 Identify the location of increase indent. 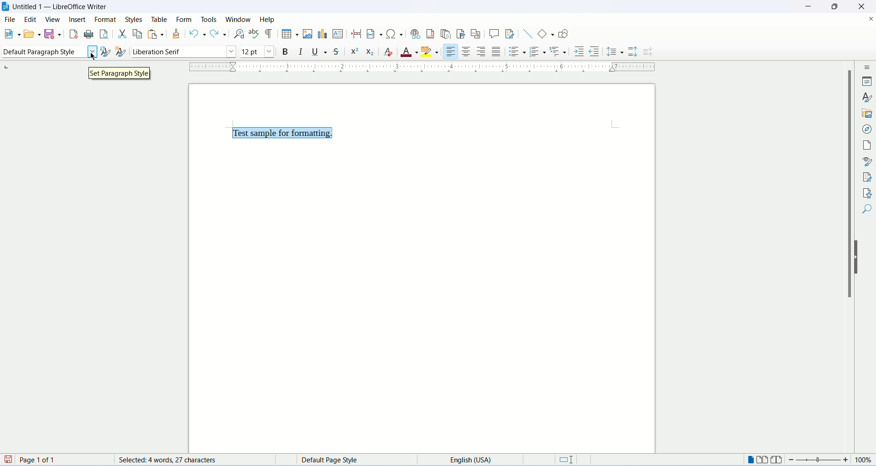
(579, 52).